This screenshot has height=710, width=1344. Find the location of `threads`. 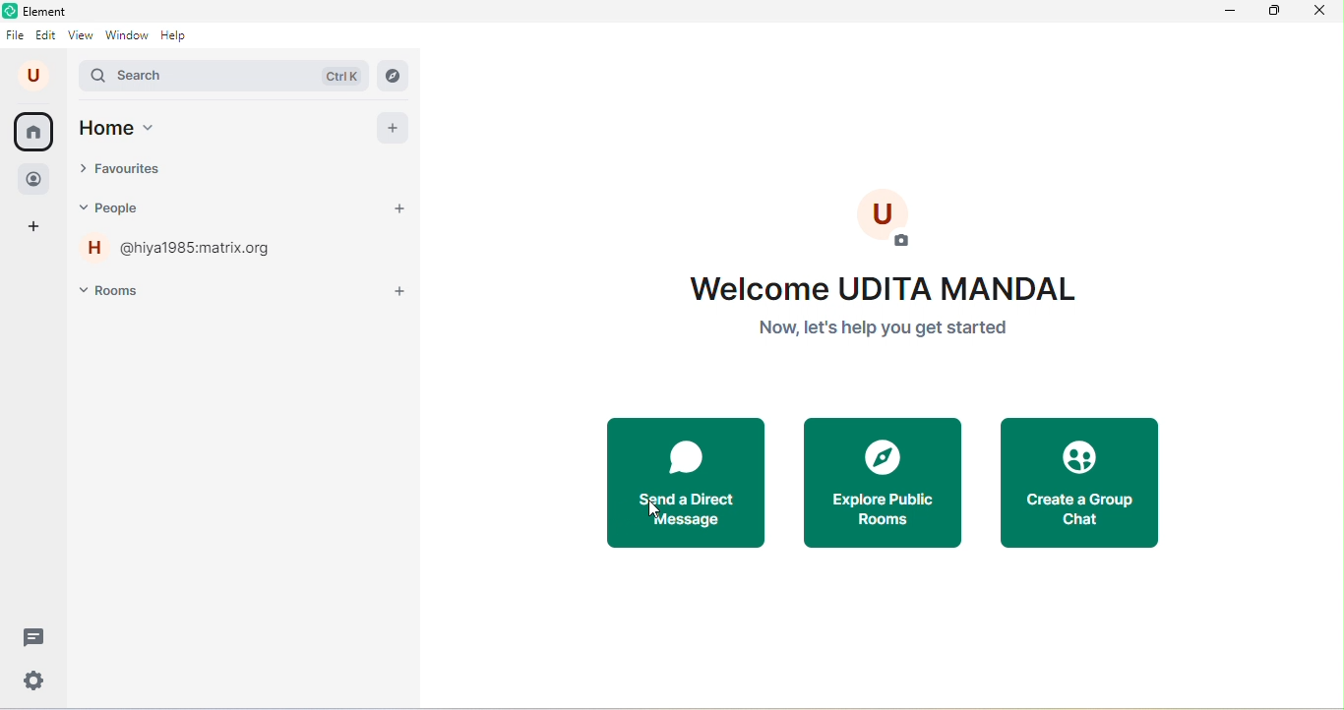

threads is located at coordinates (35, 636).